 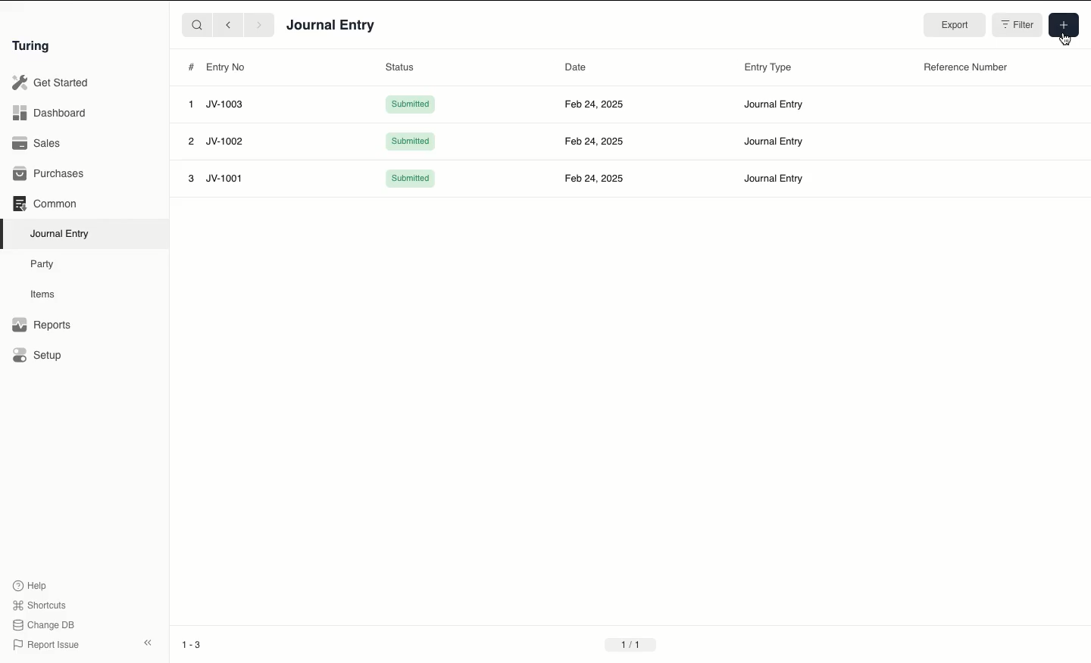 I want to click on Status, so click(x=402, y=67).